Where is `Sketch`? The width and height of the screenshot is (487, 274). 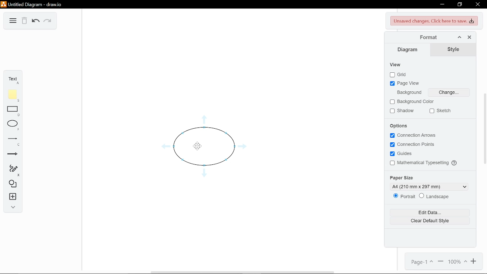
Sketch is located at coordinates (443, 111).